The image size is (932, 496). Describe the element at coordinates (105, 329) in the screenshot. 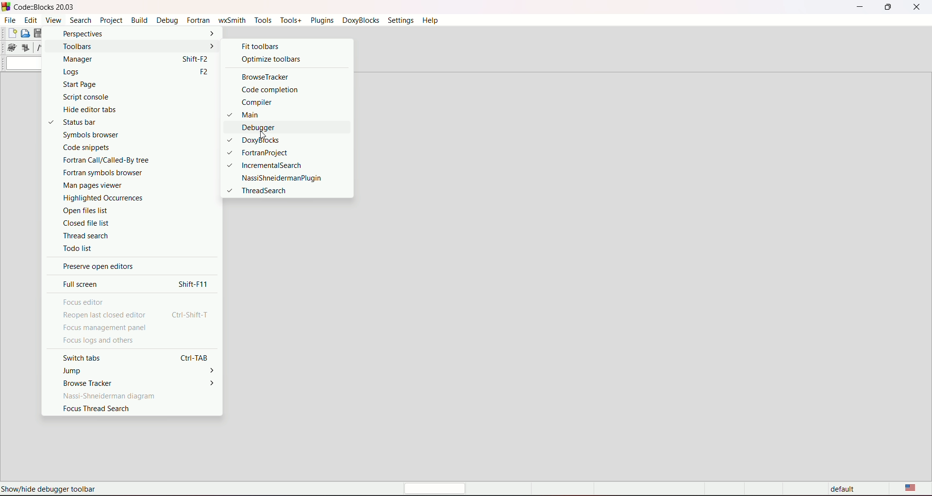

I see `focus management panel` at that location.